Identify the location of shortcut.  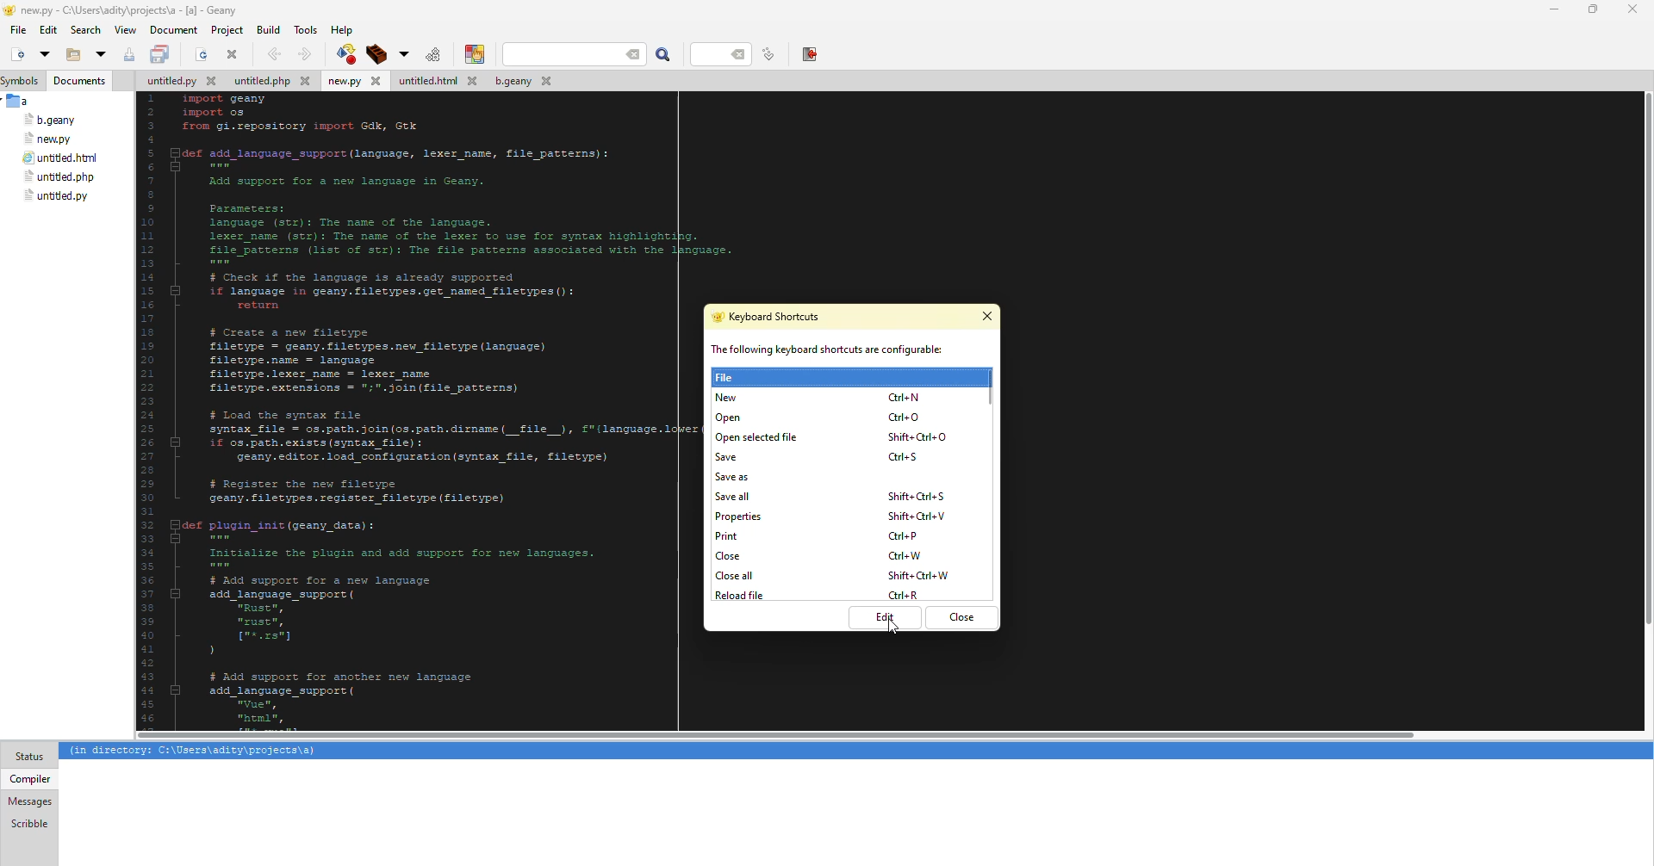
(904, 535).